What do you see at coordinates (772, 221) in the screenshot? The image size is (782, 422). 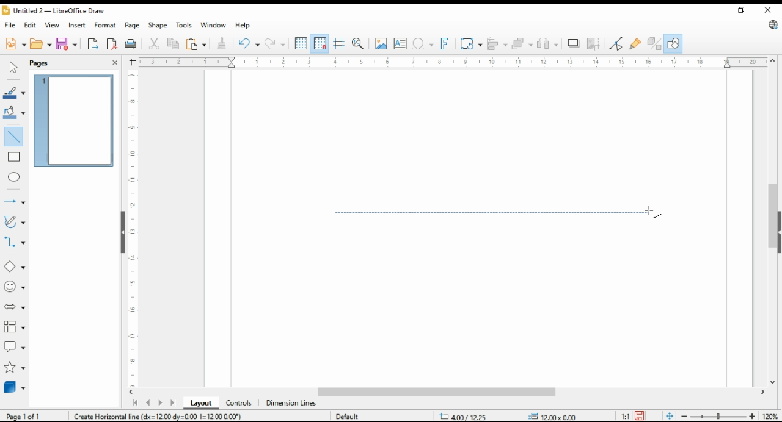 I see `scroll bar` at bounding box center [772, 221].